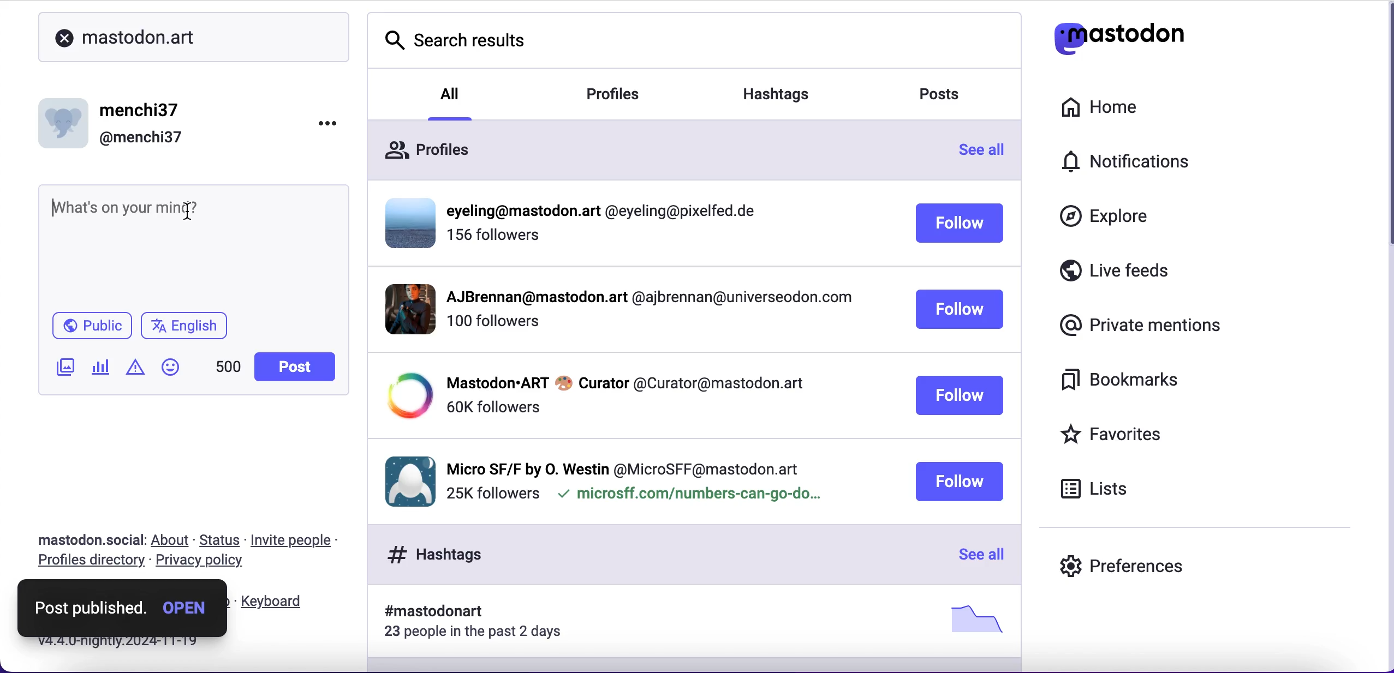 The image size is (1394, 673). Describe the element at coordinates (492, 407) in the screenshot. I see `followers` at that location.